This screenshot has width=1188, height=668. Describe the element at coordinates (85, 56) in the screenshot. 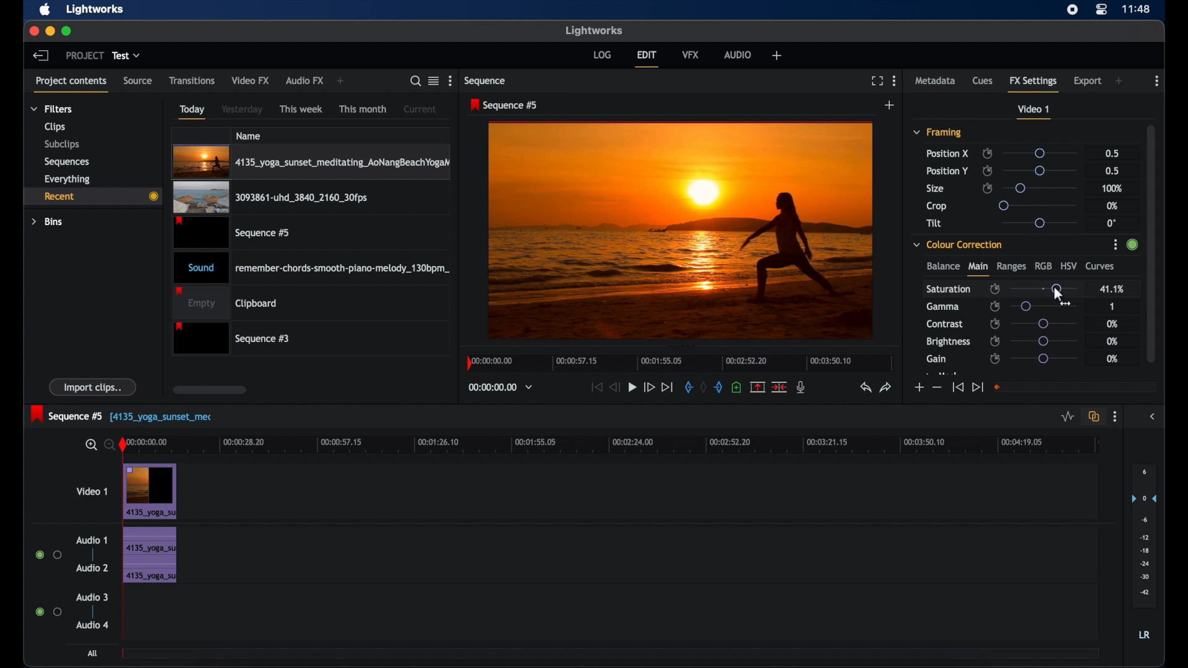

I see `project` at that location.